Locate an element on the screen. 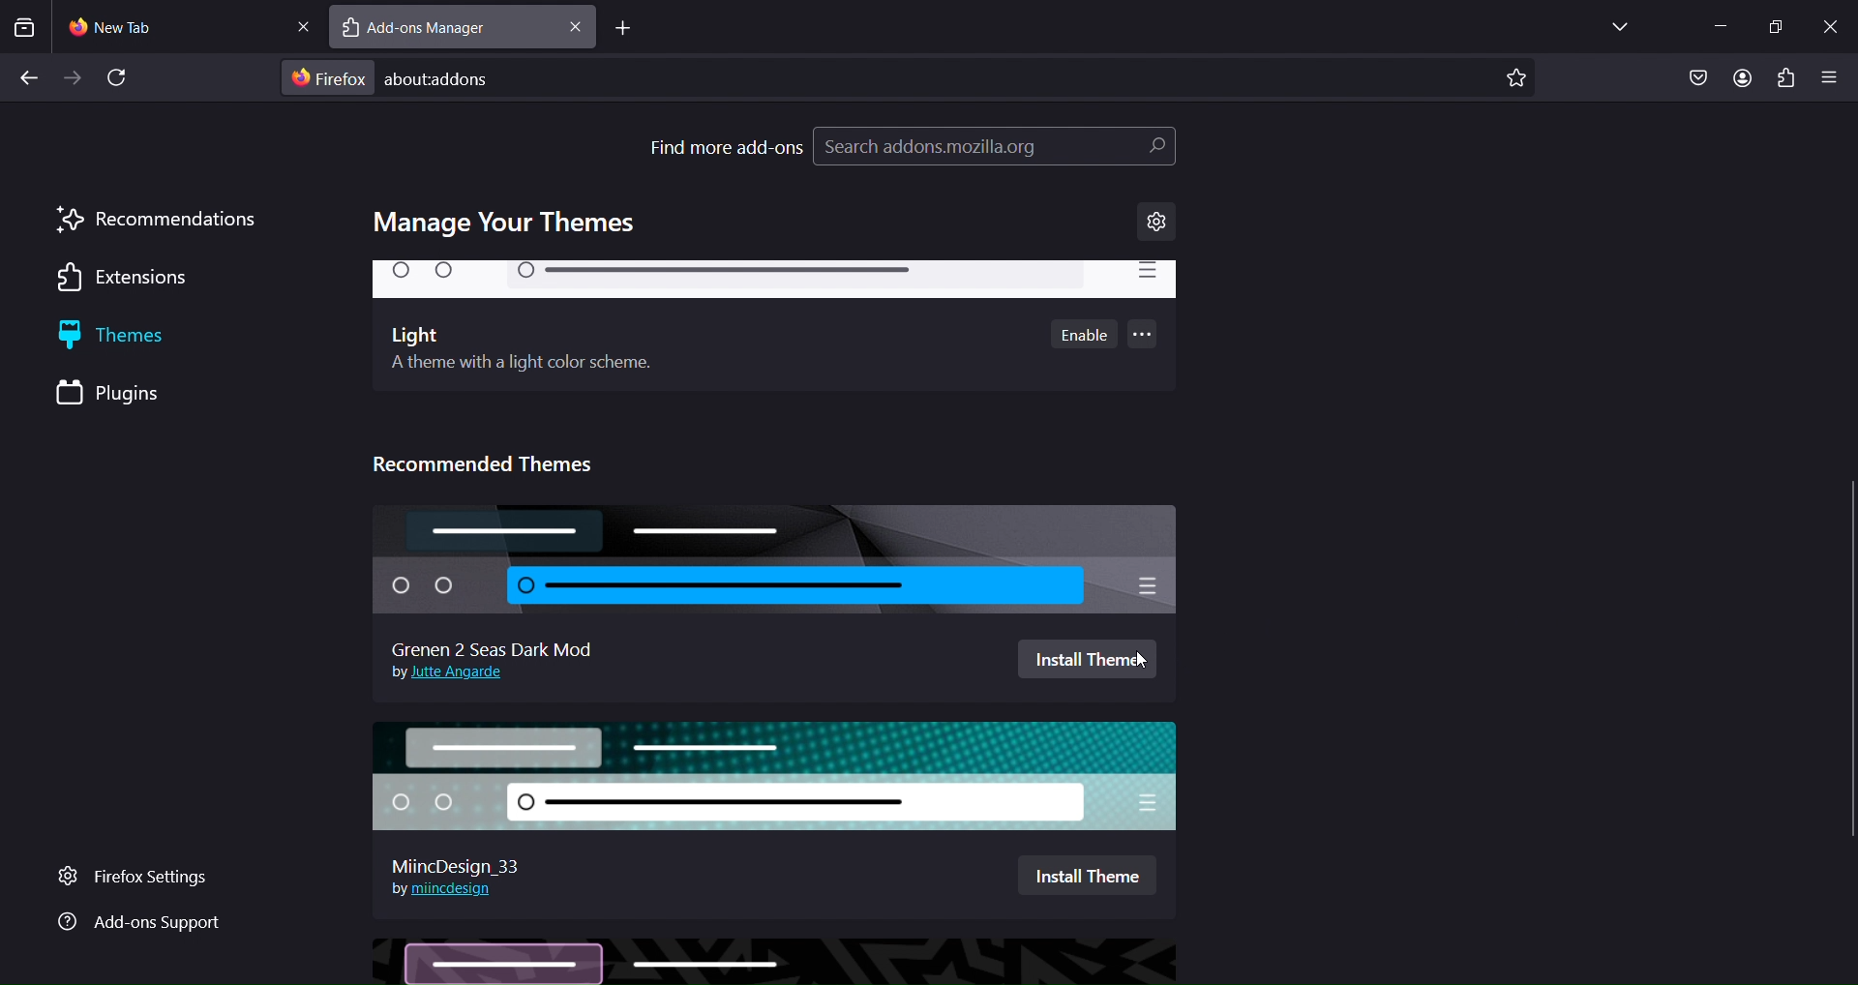  close is located at coordinates (1831, 23).